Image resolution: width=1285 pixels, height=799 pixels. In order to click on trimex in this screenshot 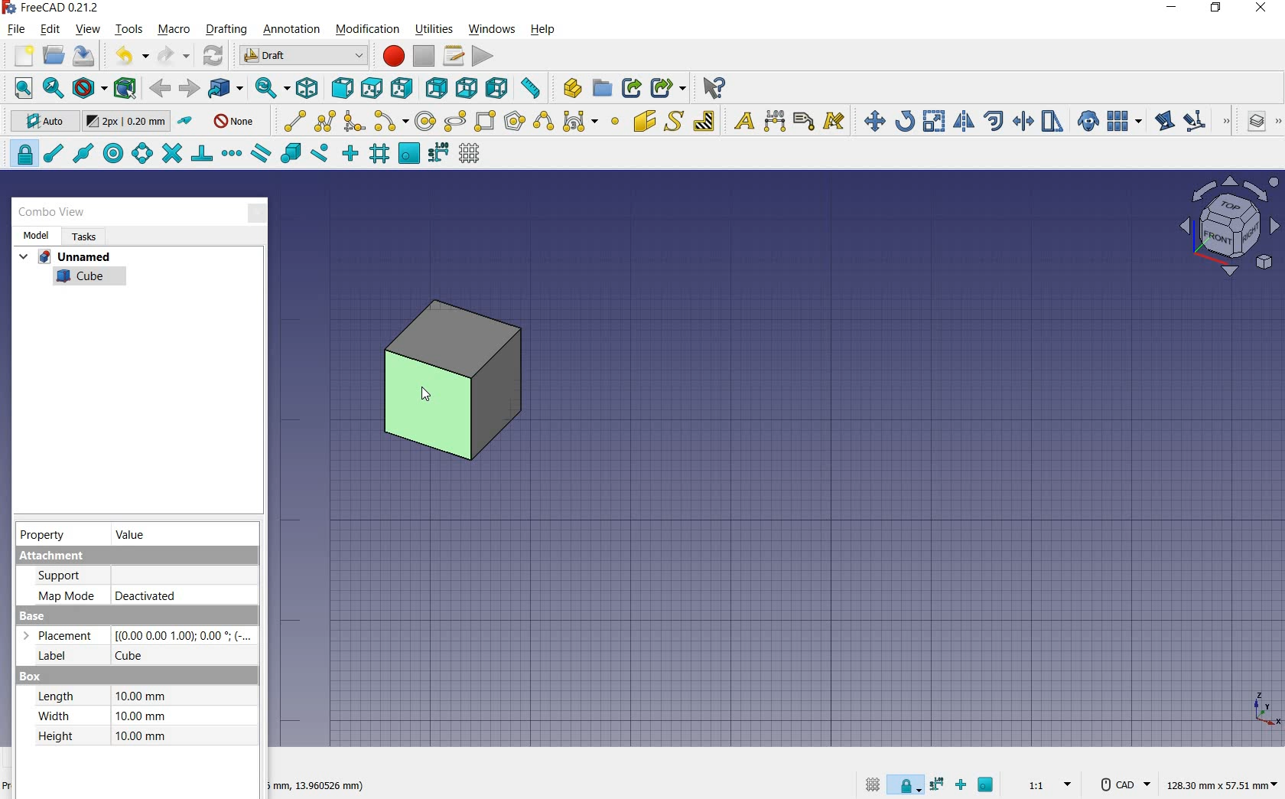, I will do `click(1023, 121)`.